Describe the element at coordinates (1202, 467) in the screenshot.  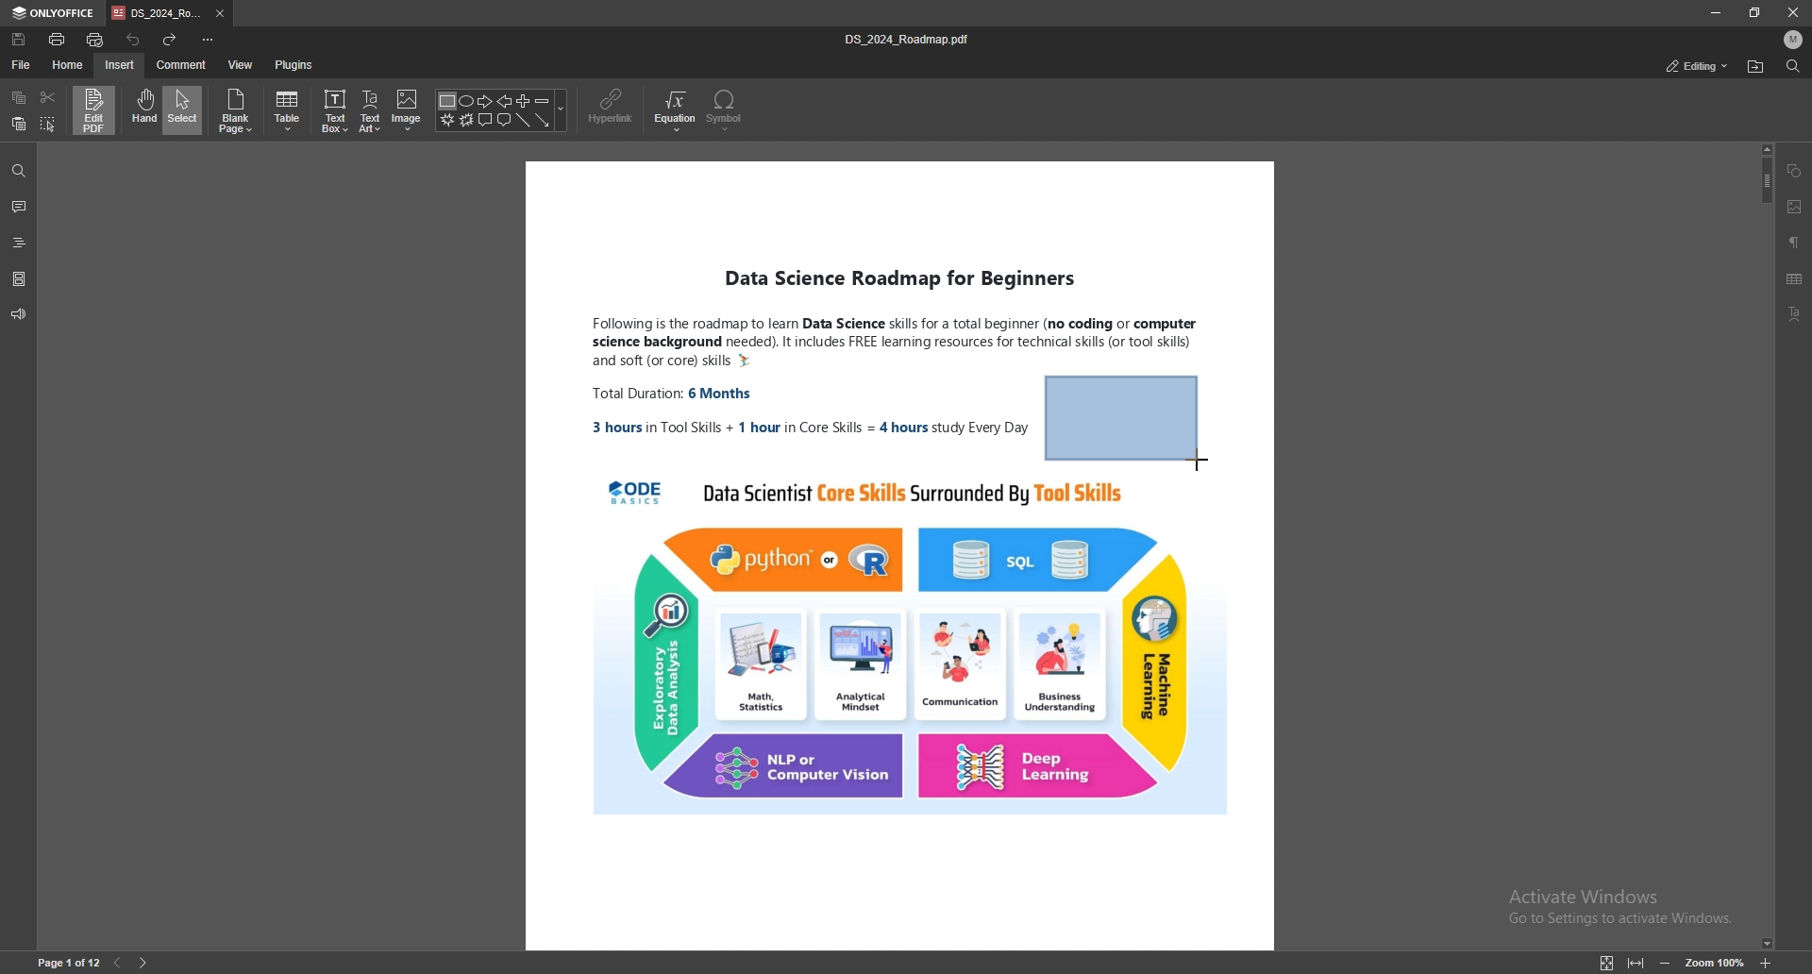
I see `cursor` at that location.